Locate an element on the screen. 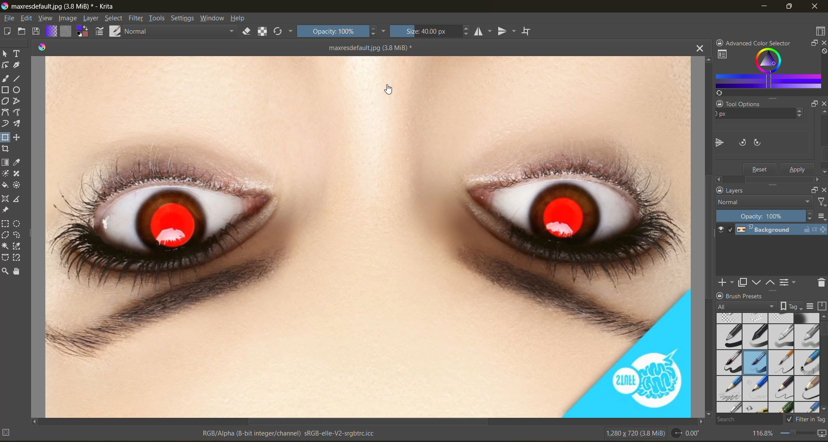 This screenshot has width=828, height=442. view is located at coordinates (45, 18).